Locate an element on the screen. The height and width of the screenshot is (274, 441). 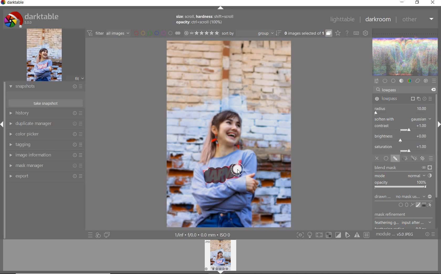
quick access to presets is located at coordinates (91, 235).